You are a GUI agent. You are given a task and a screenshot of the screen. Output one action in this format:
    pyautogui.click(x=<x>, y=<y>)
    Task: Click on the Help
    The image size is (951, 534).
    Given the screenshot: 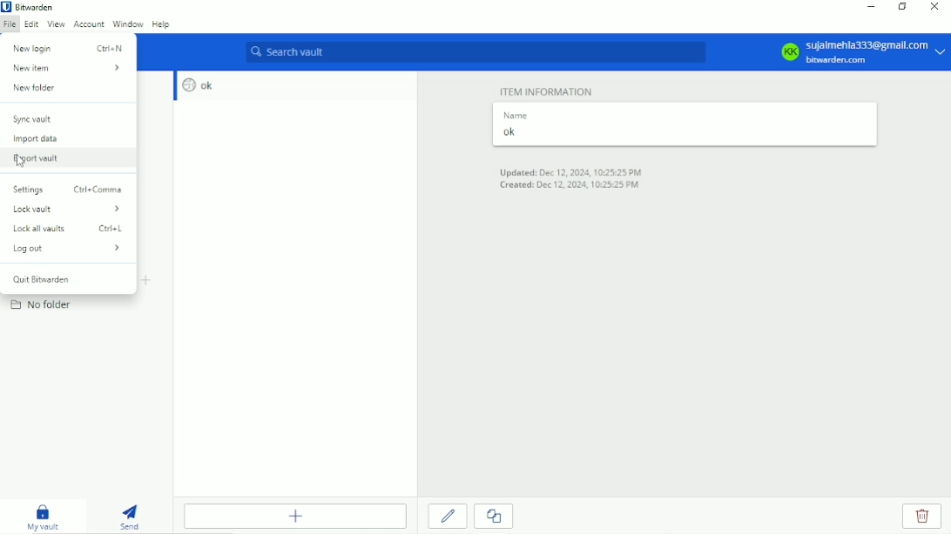 What is the action you would take?
    pyautogui.click(x=162, y=25)
    